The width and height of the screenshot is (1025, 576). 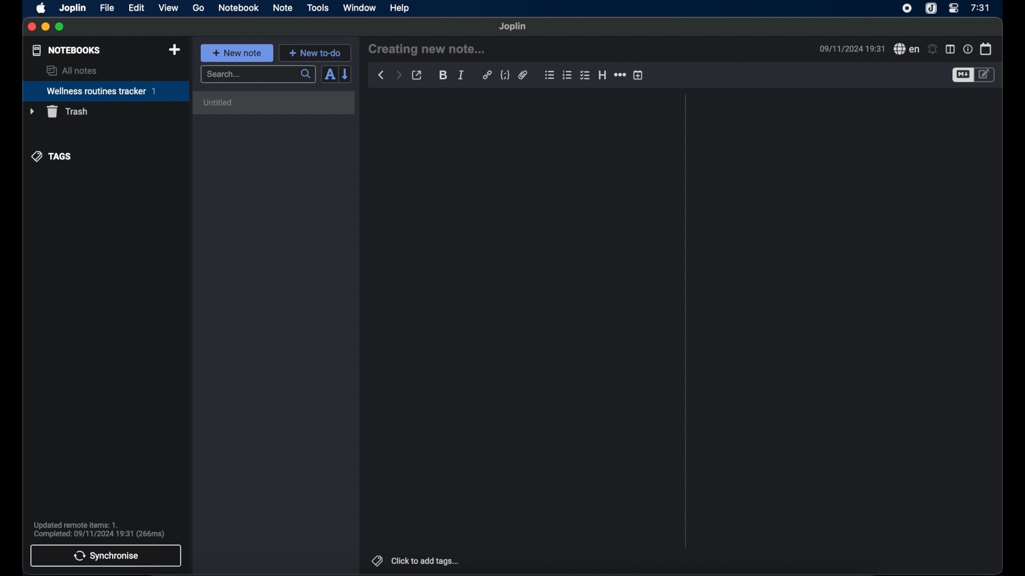 I want to click on italic, so click(x=461, y=75).